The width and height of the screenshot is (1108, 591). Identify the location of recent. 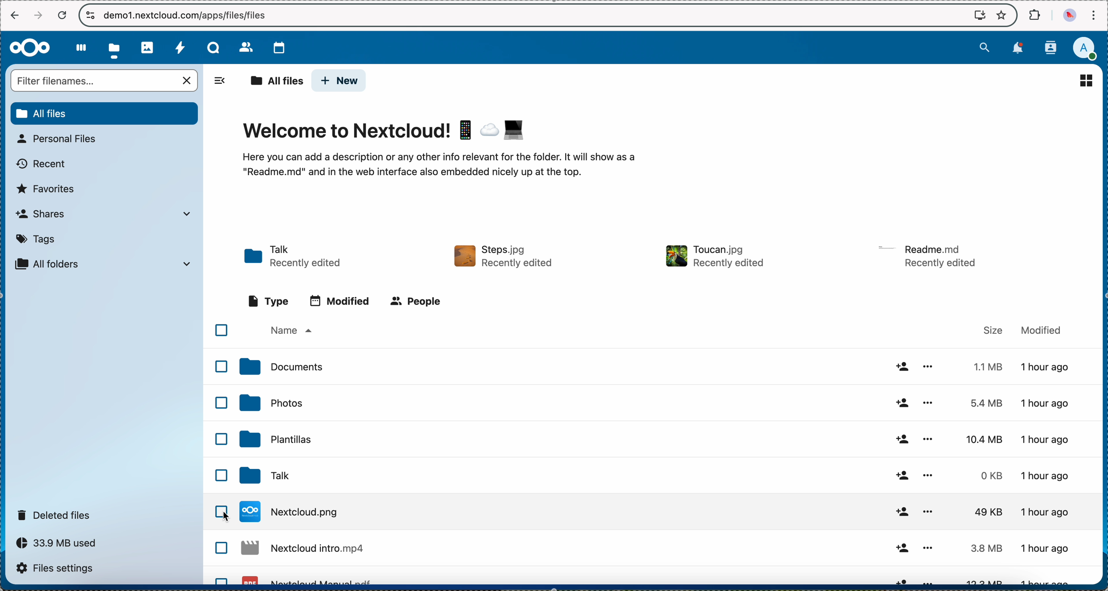
(40, 166).